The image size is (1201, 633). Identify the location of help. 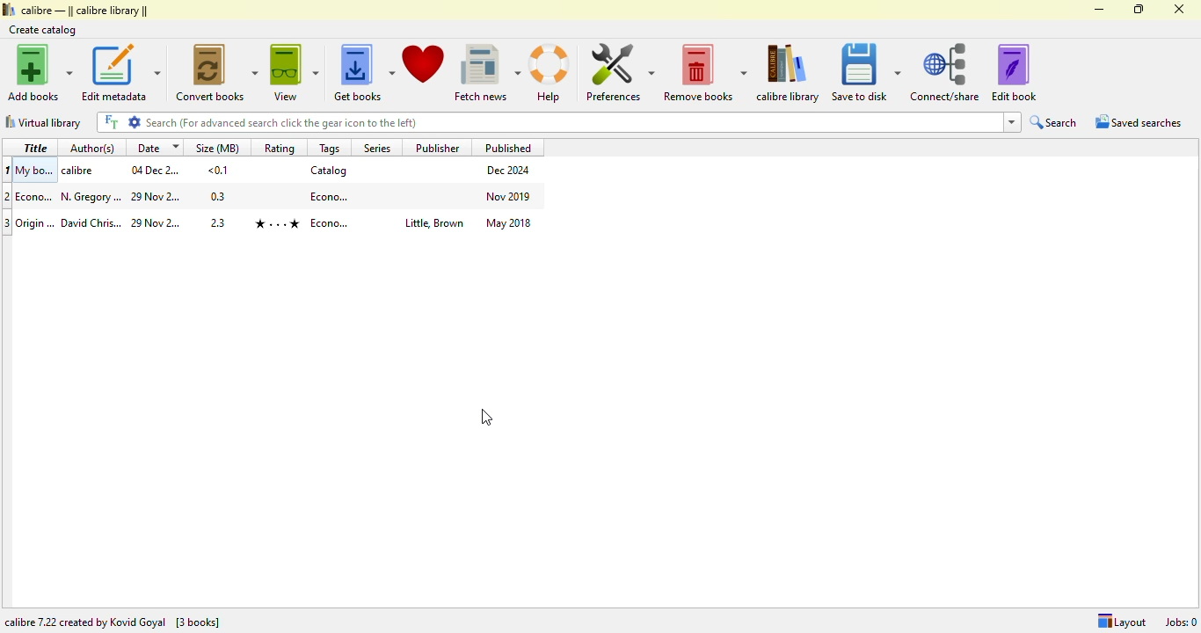
(550, 72).